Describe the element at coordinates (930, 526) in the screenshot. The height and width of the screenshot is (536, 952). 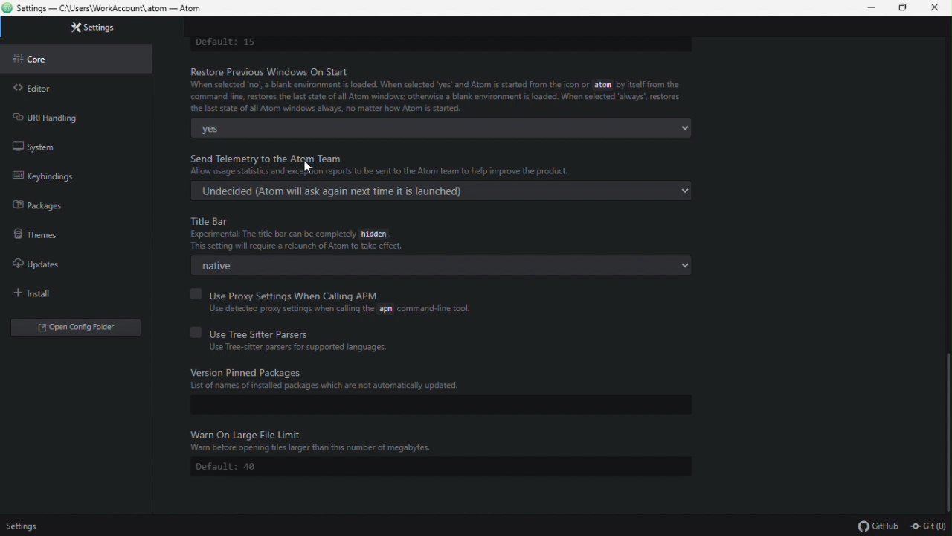
I see `git` at that location.